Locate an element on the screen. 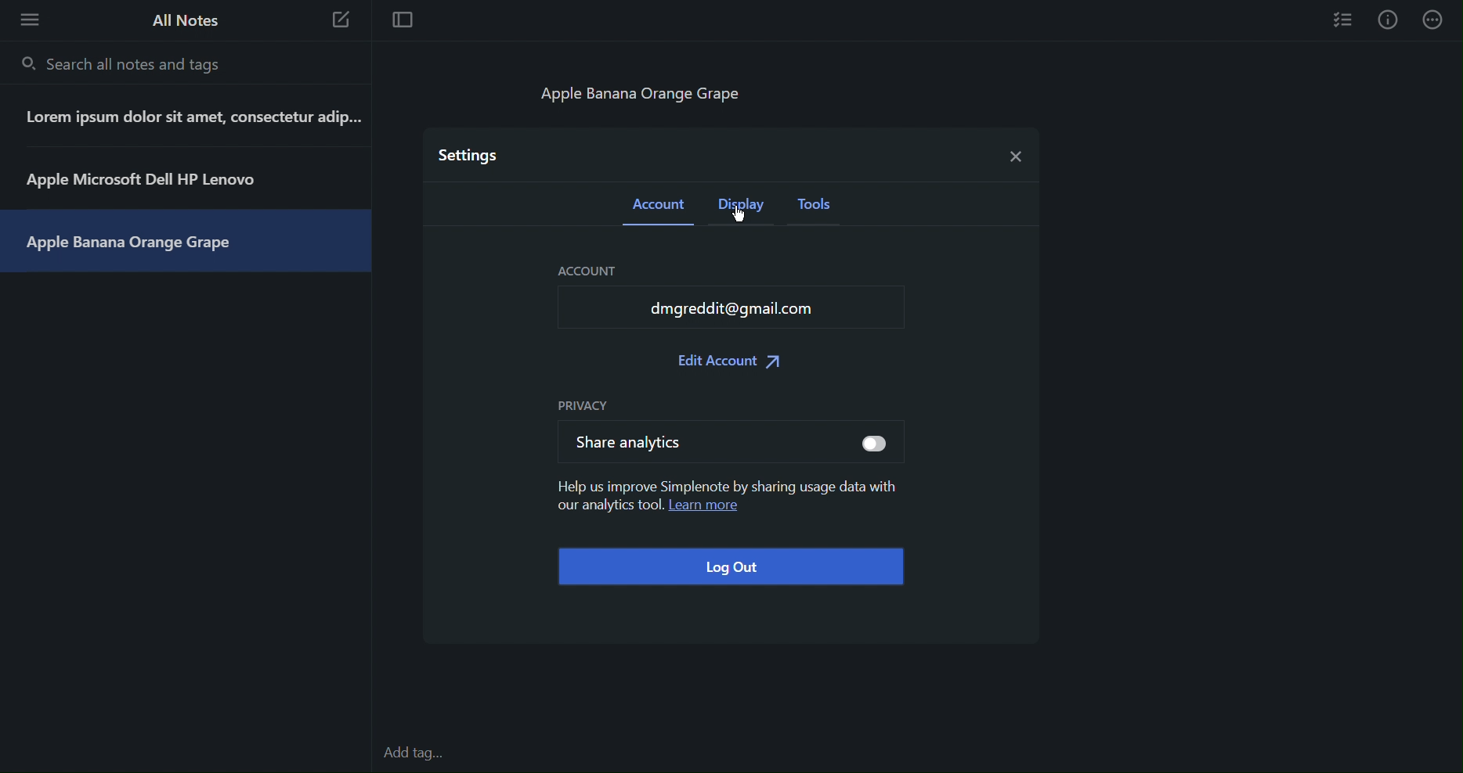 Image resolution: width=1463 pixels, height=773 pixels. Info is located at coordinates (1388, 20).